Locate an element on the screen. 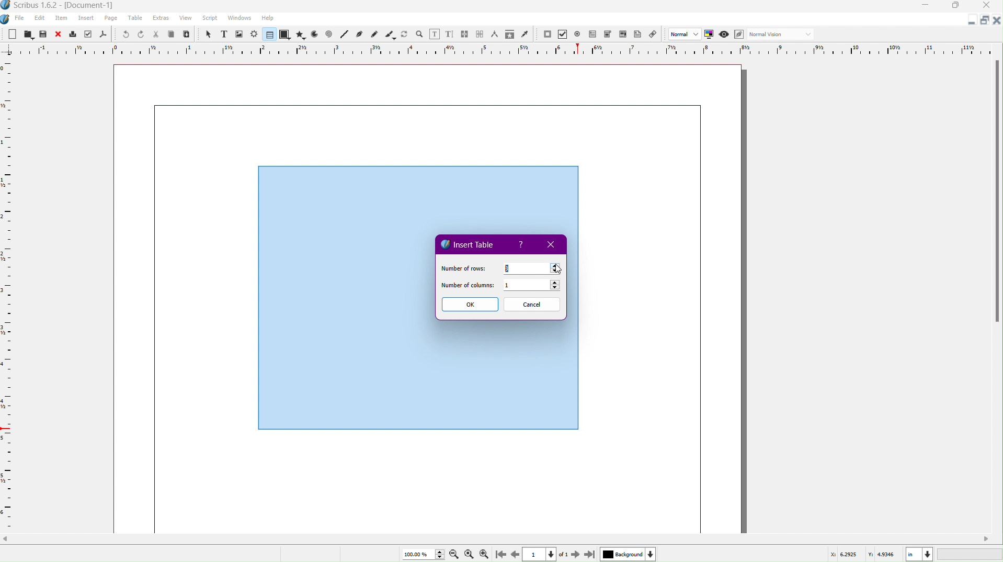  Save is located at coordinates (44, 33).